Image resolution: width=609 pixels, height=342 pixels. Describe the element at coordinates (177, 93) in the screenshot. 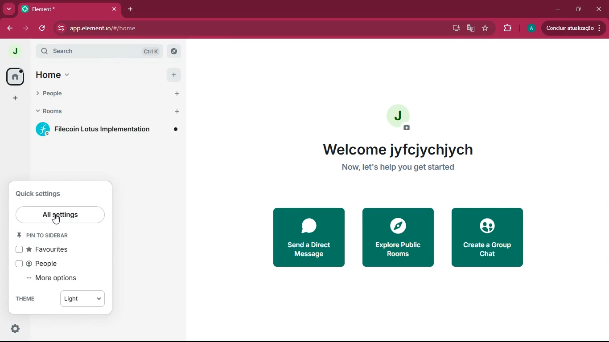

I see `add button` at that location.